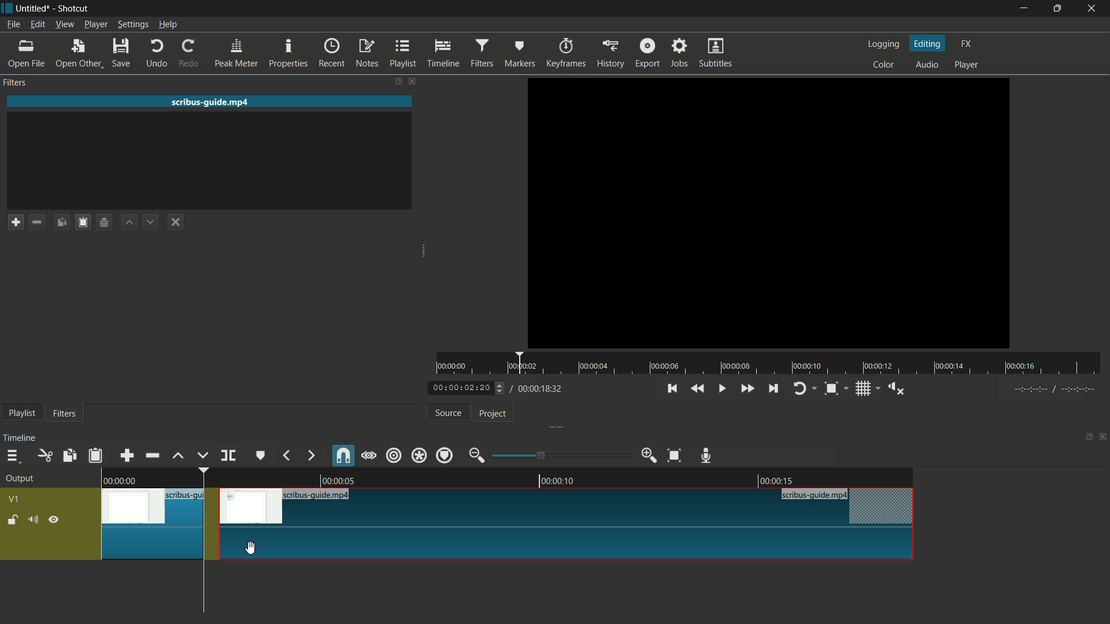 Image resolution: width=1110 pixels, height=624 pixels. What do you see at coordinates (288, 53) in the screenshot?
I see `properties` at bounding box center [288, 53].